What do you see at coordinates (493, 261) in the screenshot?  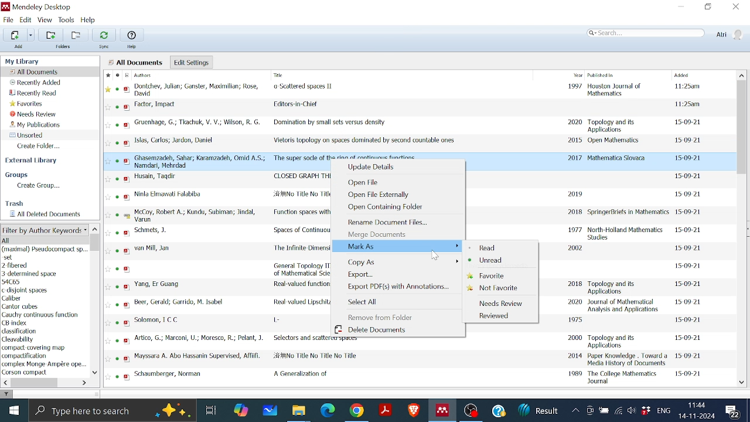 I see `Unread` at bounding box center [493, 261].